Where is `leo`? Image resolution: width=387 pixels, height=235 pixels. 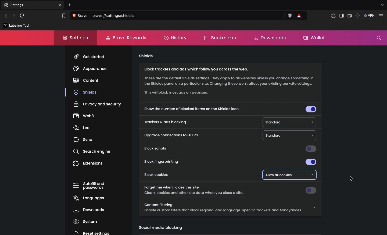
leo is located at coordinates (83, 128).